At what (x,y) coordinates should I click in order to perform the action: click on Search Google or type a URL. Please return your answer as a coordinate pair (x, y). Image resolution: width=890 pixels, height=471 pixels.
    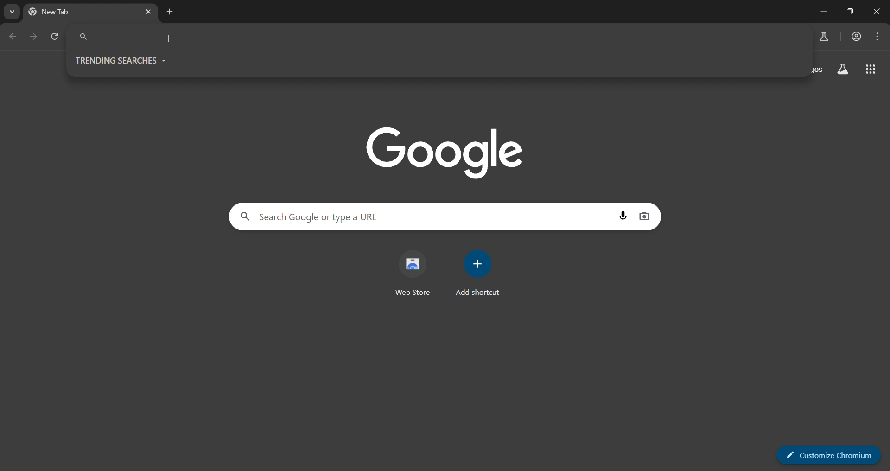
    Looking at the image, I should click on (439, 36).